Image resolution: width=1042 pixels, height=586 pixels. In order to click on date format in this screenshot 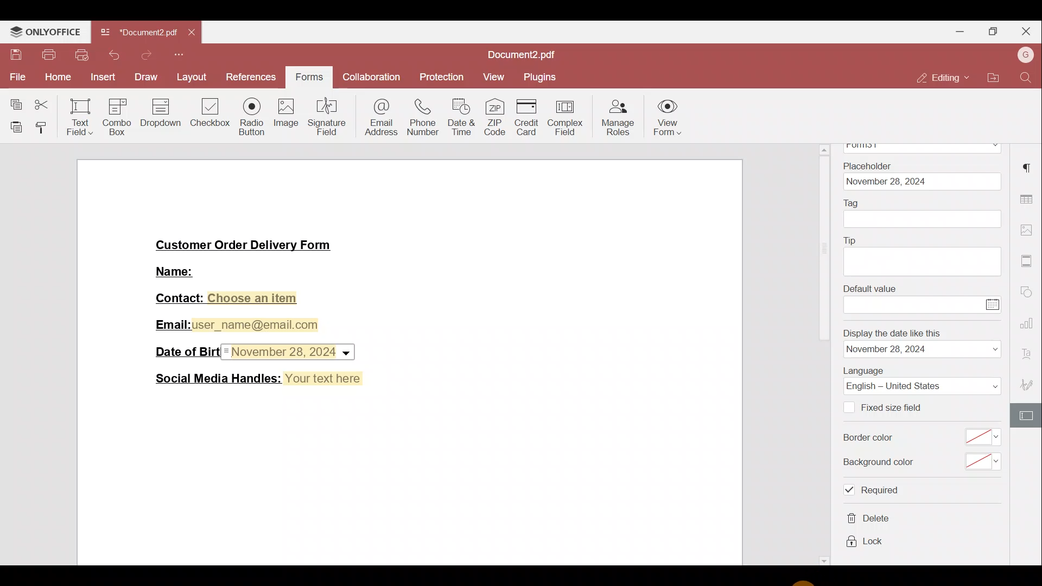, I will do `click(923, 349)`.